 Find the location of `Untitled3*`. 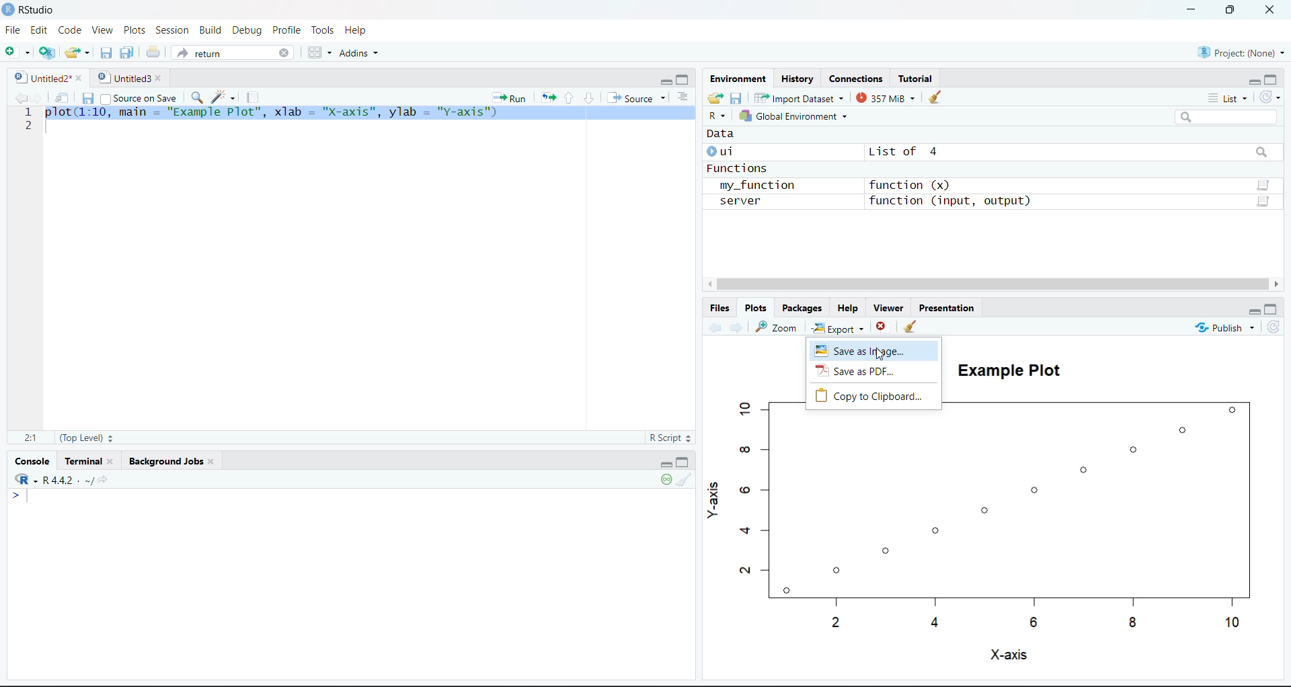

Untitled3* is located at coordinates (129, 75).